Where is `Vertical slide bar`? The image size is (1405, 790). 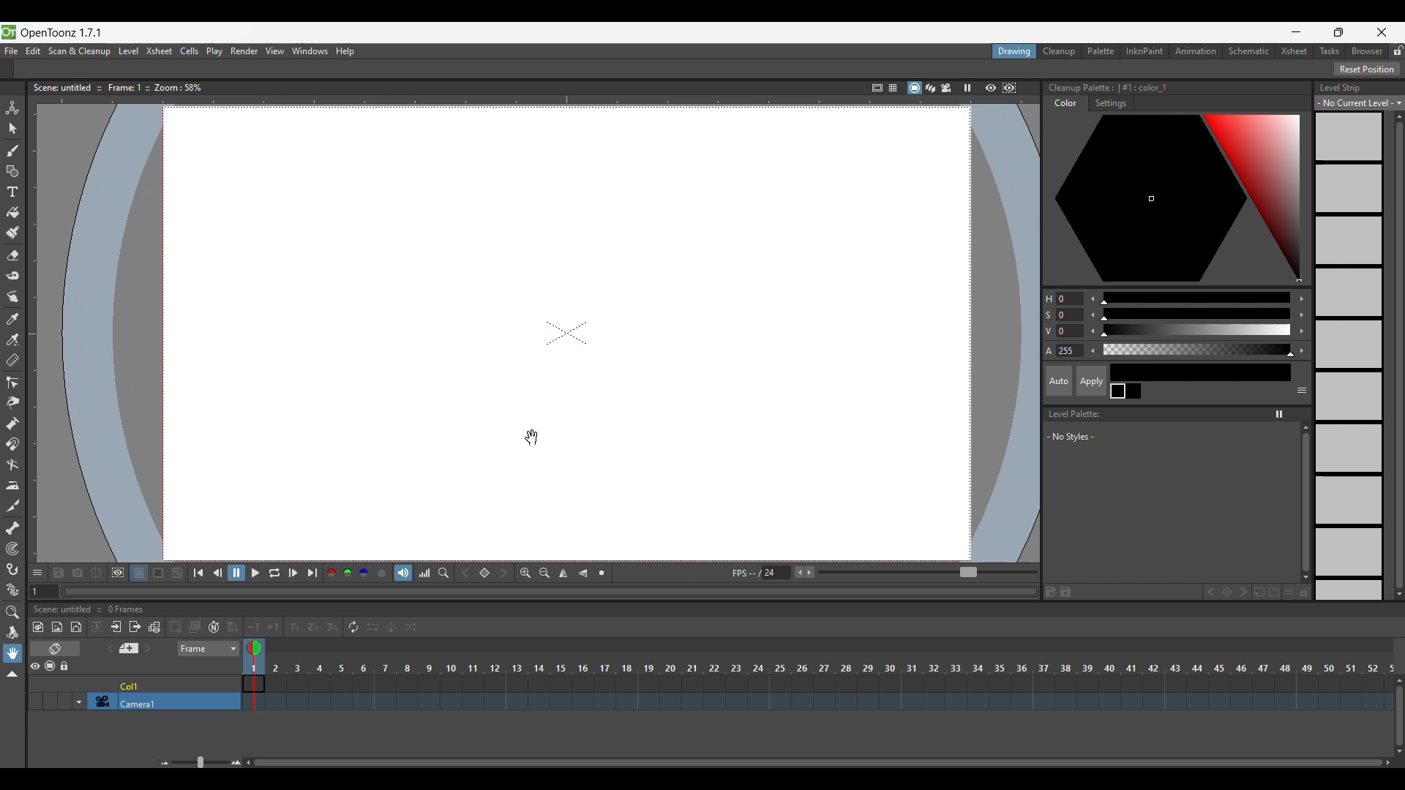 Vertical slide bar is located at coordinates (1305, 503).